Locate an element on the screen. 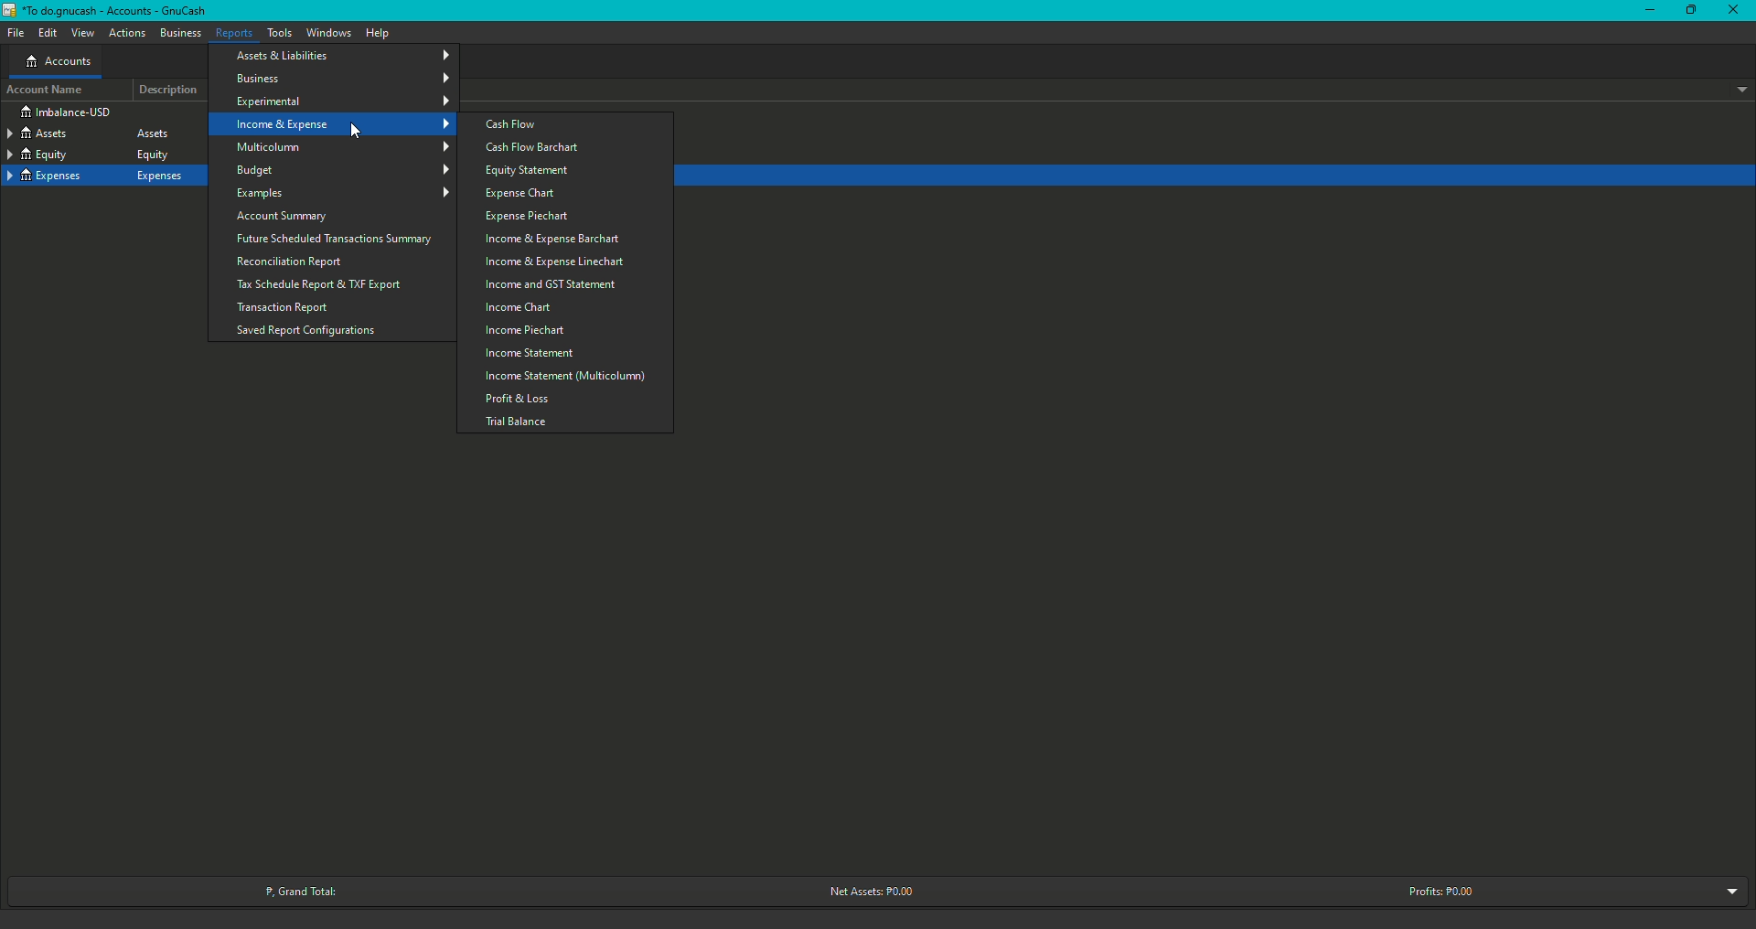  Grand Total is located at coordinates (309, 890).